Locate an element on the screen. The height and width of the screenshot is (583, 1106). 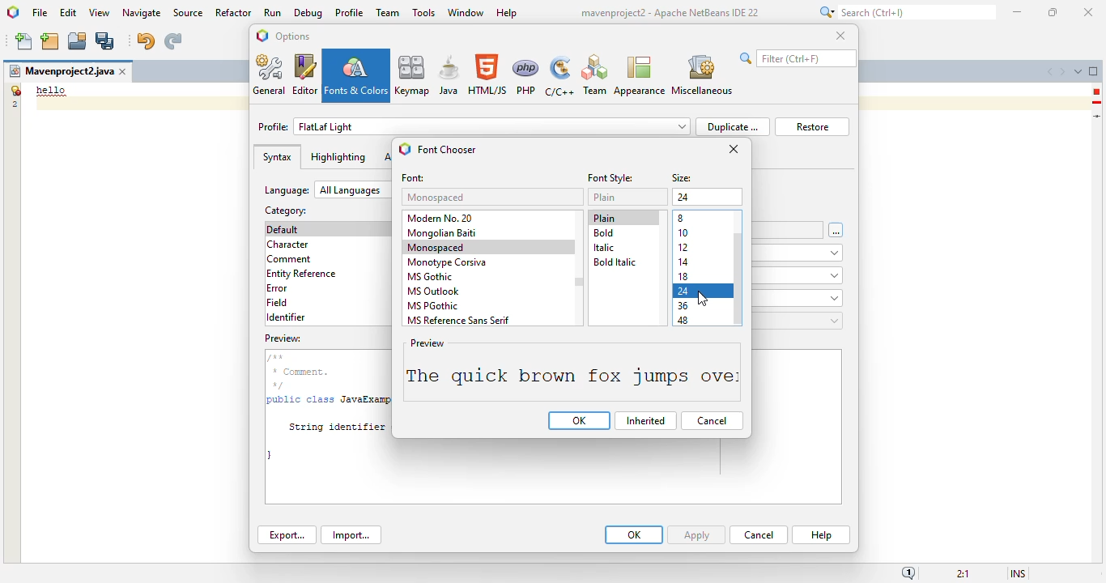
team is located at coordinates (388, 12).